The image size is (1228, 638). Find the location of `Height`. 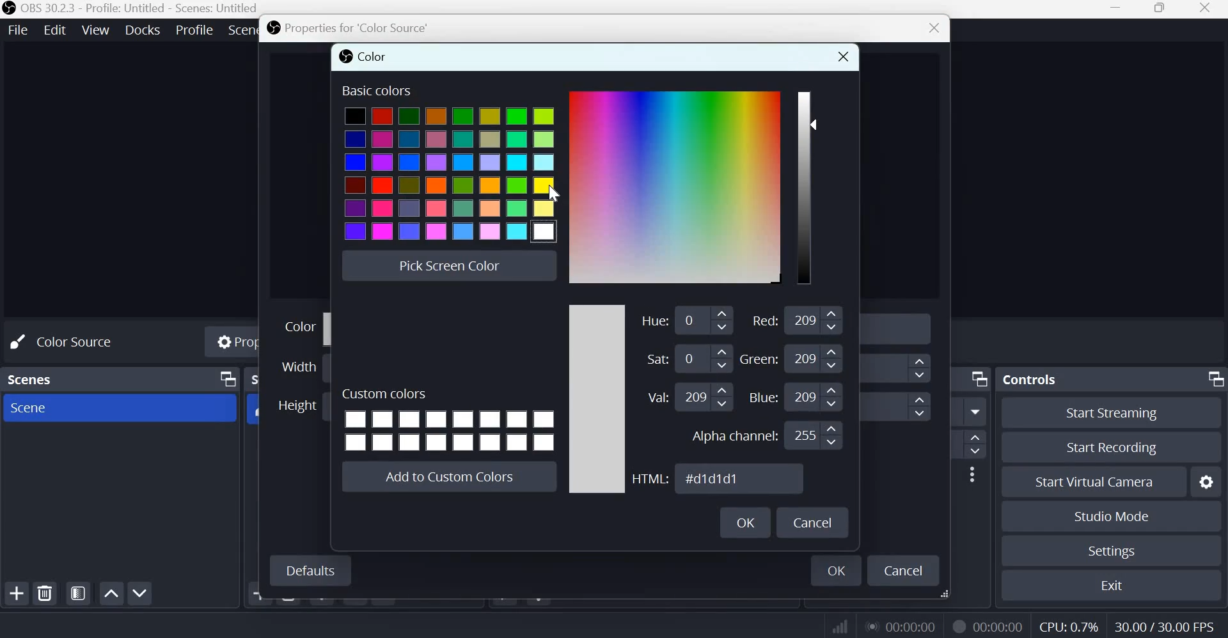

Height is located at coordinates (296, 405).